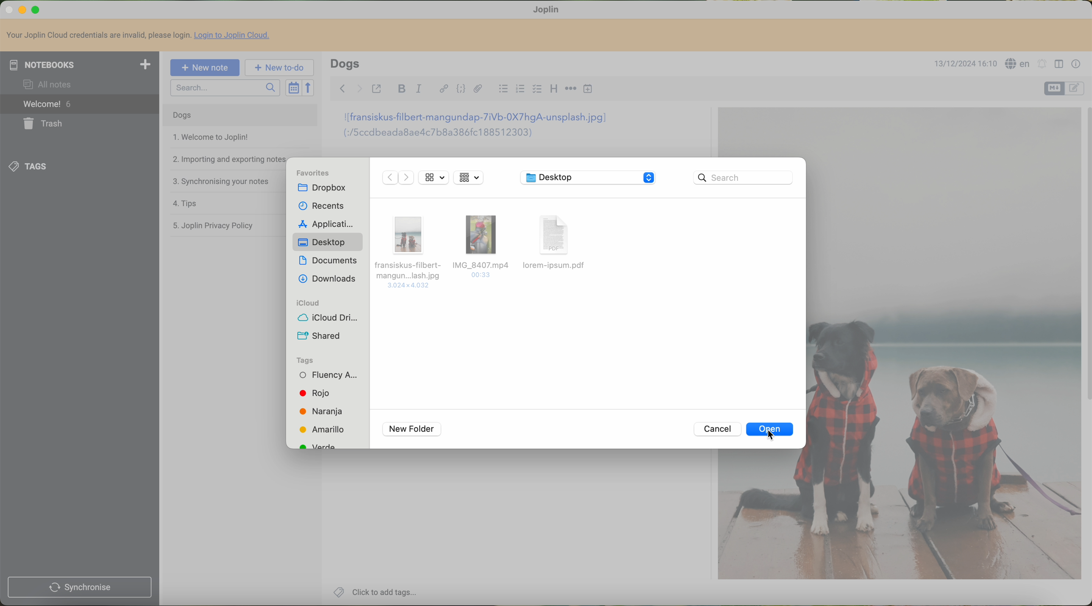 This screenshot has width=1092, height=606. Describe the element at coordinates (358, 88) in the screenshot. I see `navigate foward arrow` at that location.